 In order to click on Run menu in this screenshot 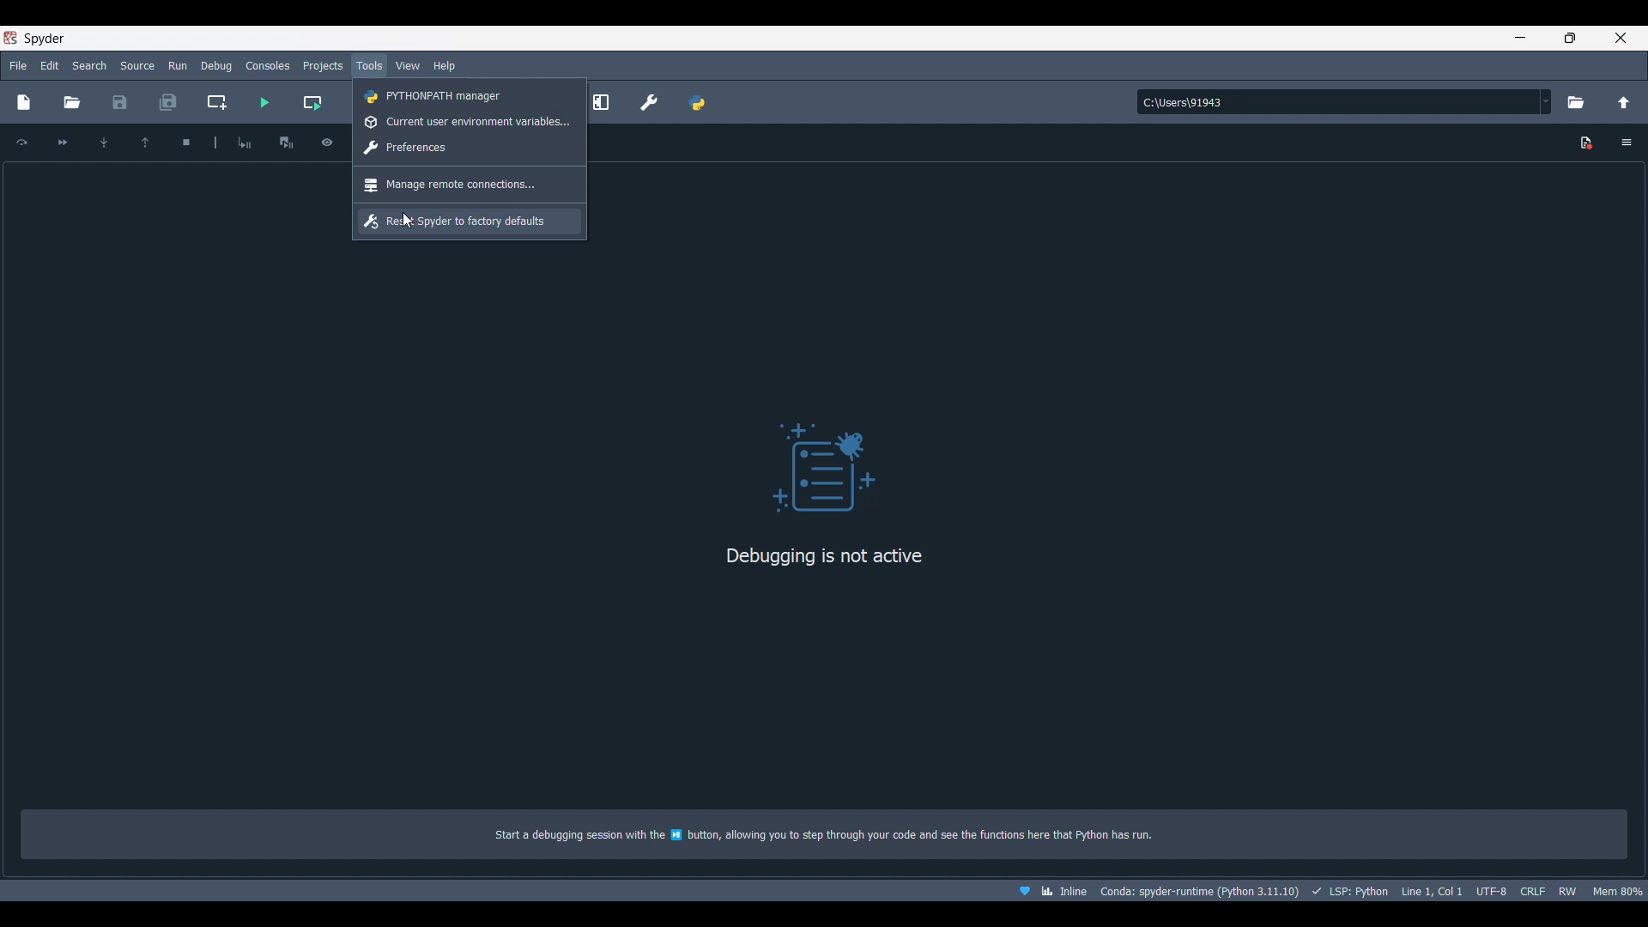, I will do `click(175, 65)`.